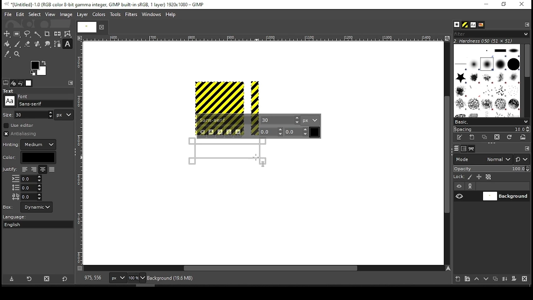  Describe the element at coordinates (105, 4) in the screenshot. I see `icon and filename` at that location.